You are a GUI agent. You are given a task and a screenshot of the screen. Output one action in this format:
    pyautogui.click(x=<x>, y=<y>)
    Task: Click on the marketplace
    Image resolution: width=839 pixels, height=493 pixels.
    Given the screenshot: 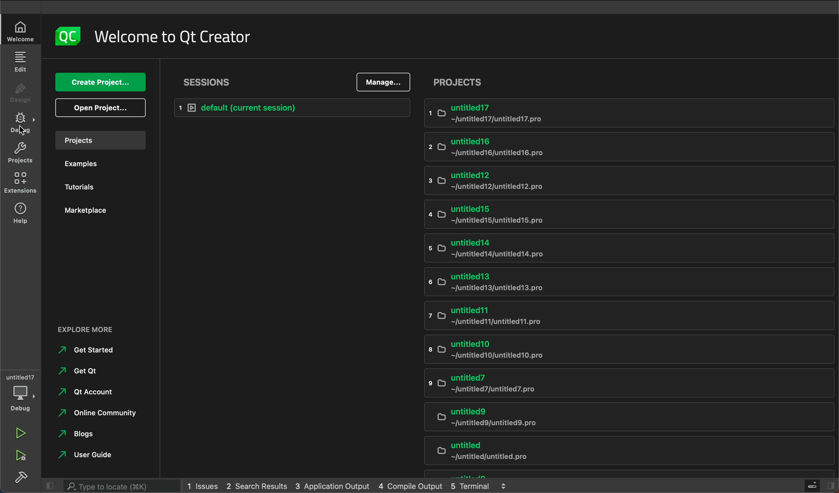 What is the action you would take?
    pyautogui.click(x=103, y=212)
    